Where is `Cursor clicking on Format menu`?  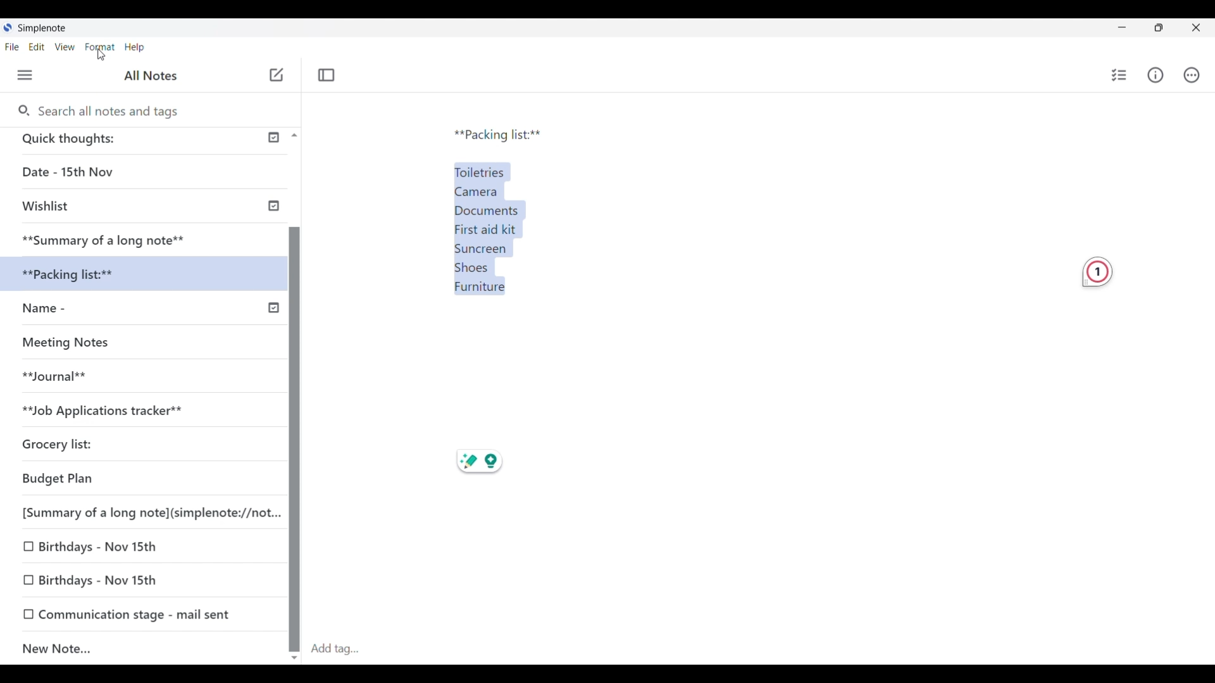 Cursor clicking on Format menu is located at coordinates (102, 55).